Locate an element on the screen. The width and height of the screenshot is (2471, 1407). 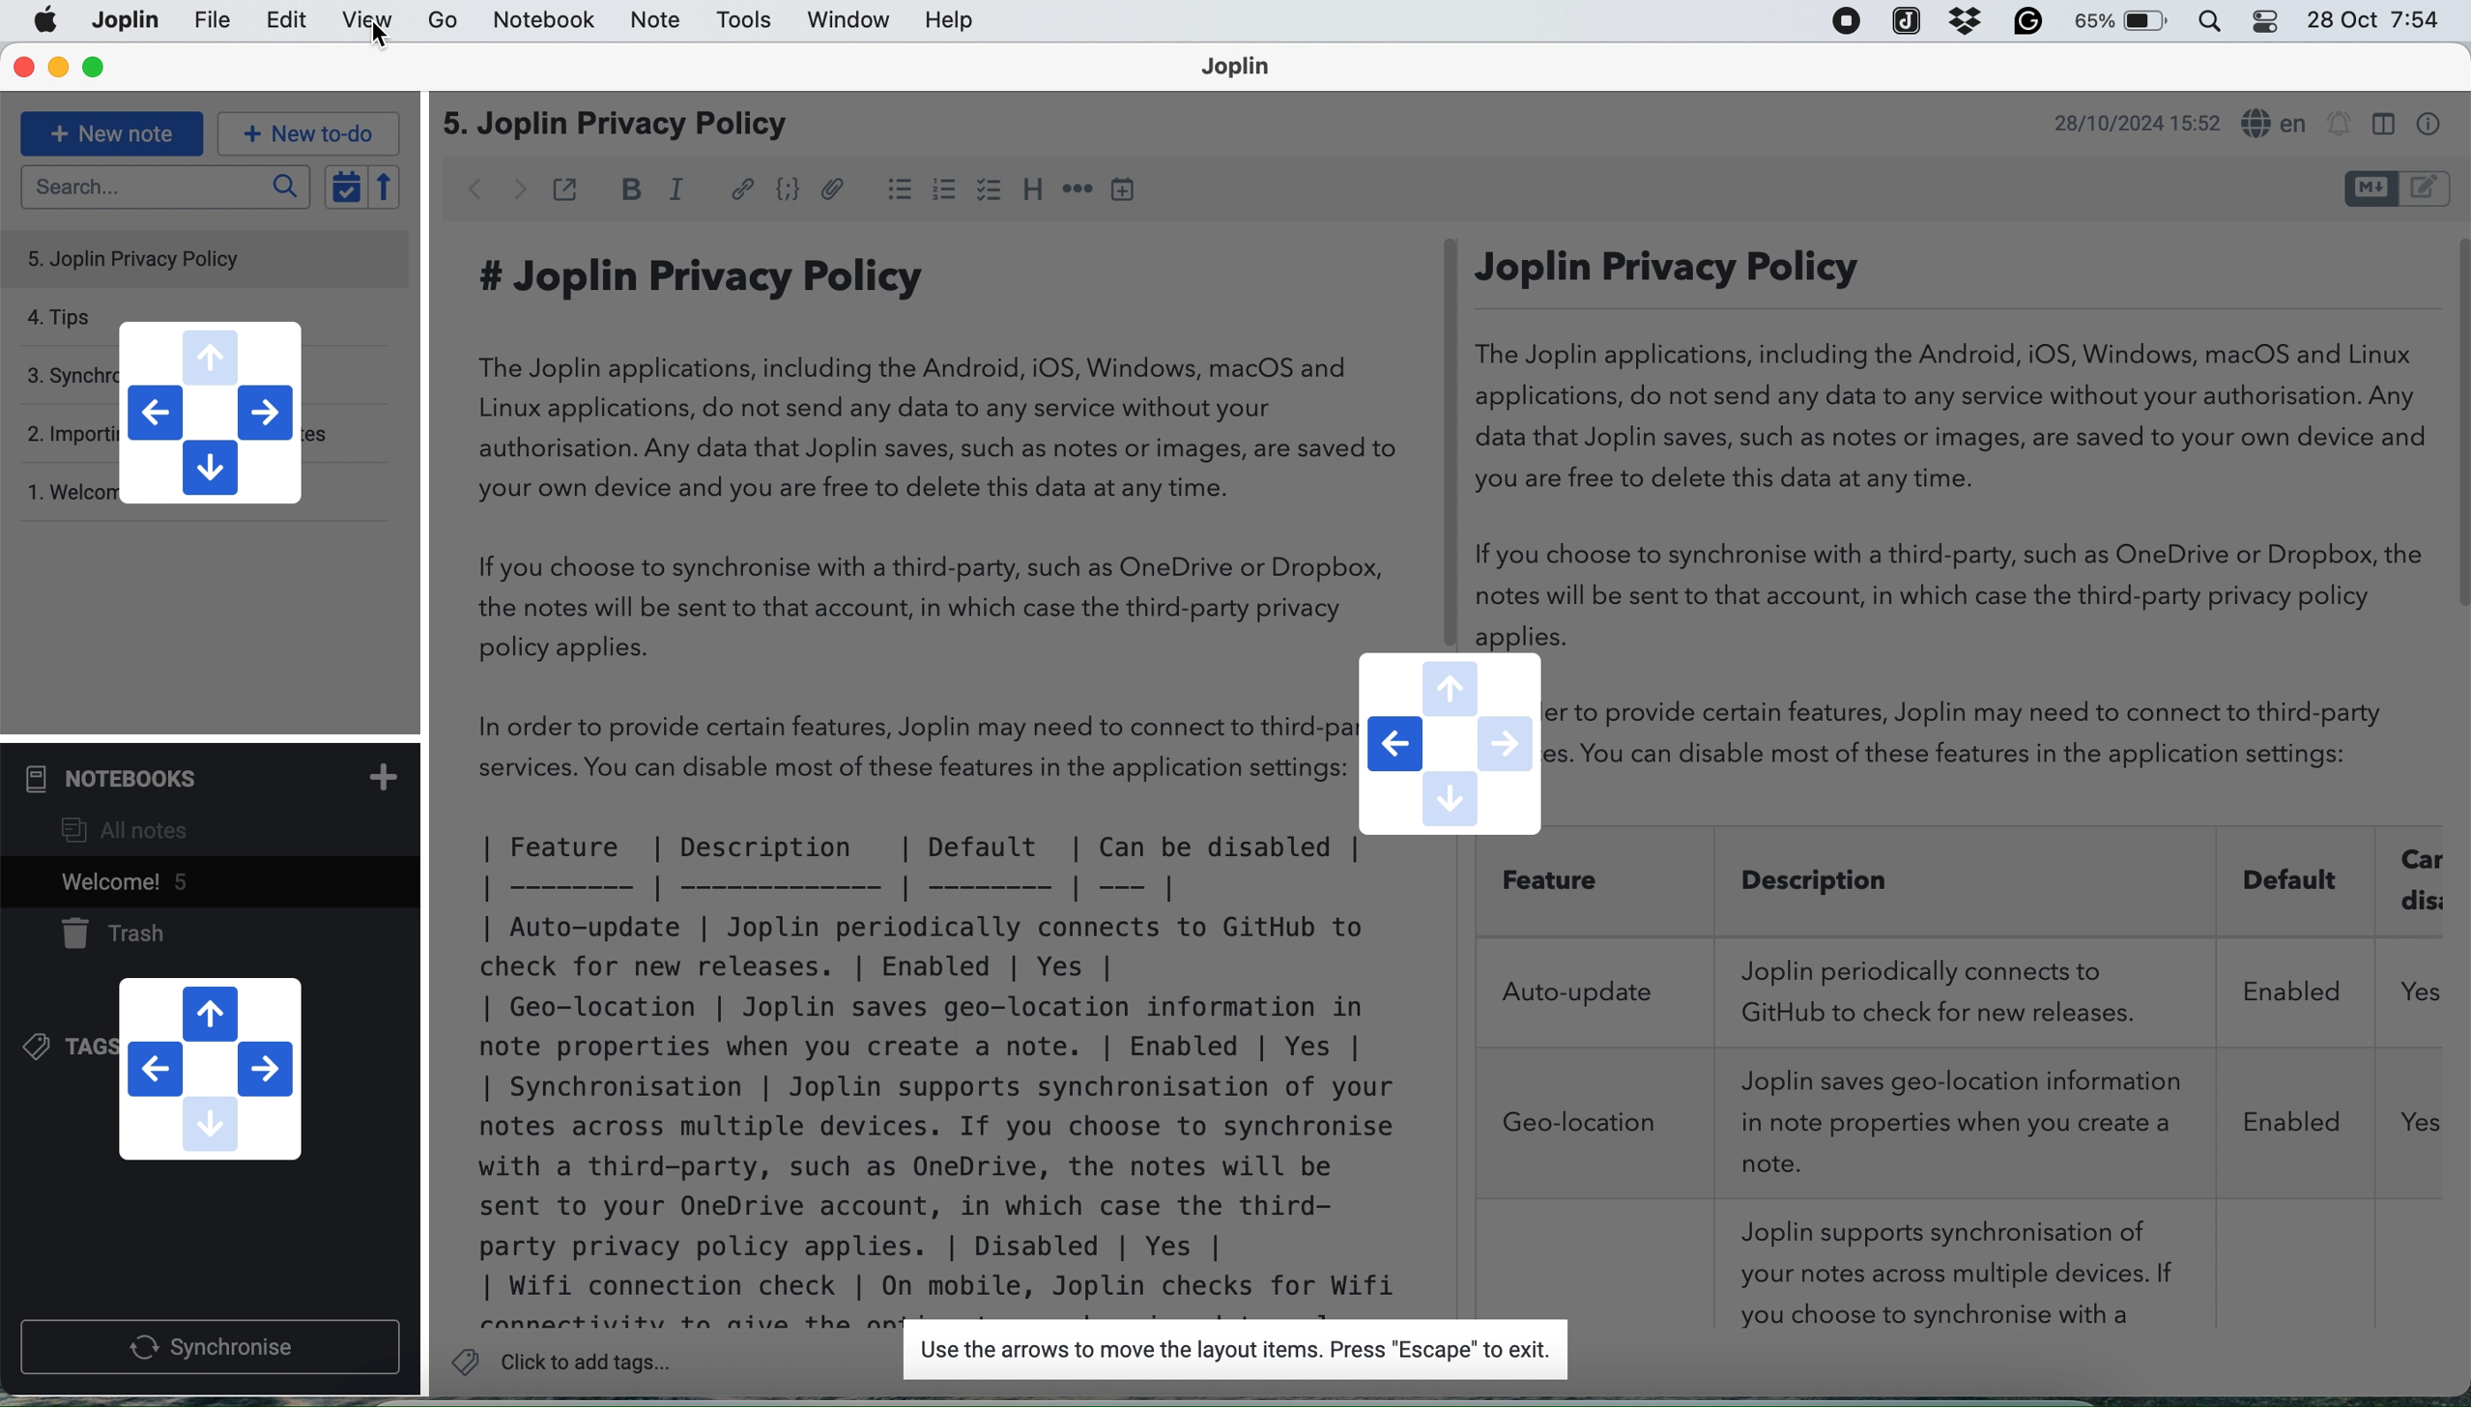
navigation buttons is located at coordinates (208, 412).